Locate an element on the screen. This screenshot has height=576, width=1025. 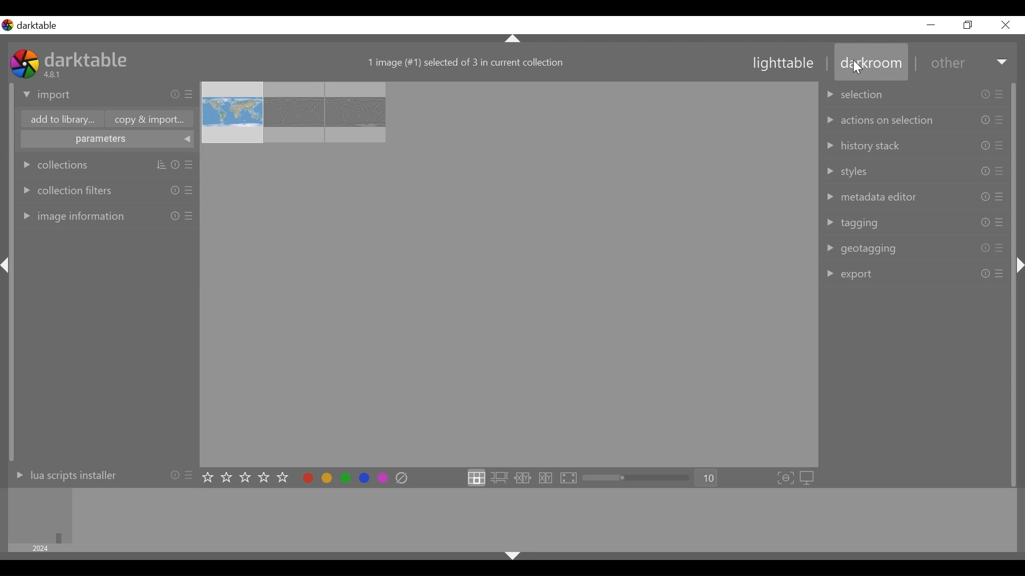
click to enter full preview mode  is located at coordinates (567, 477).